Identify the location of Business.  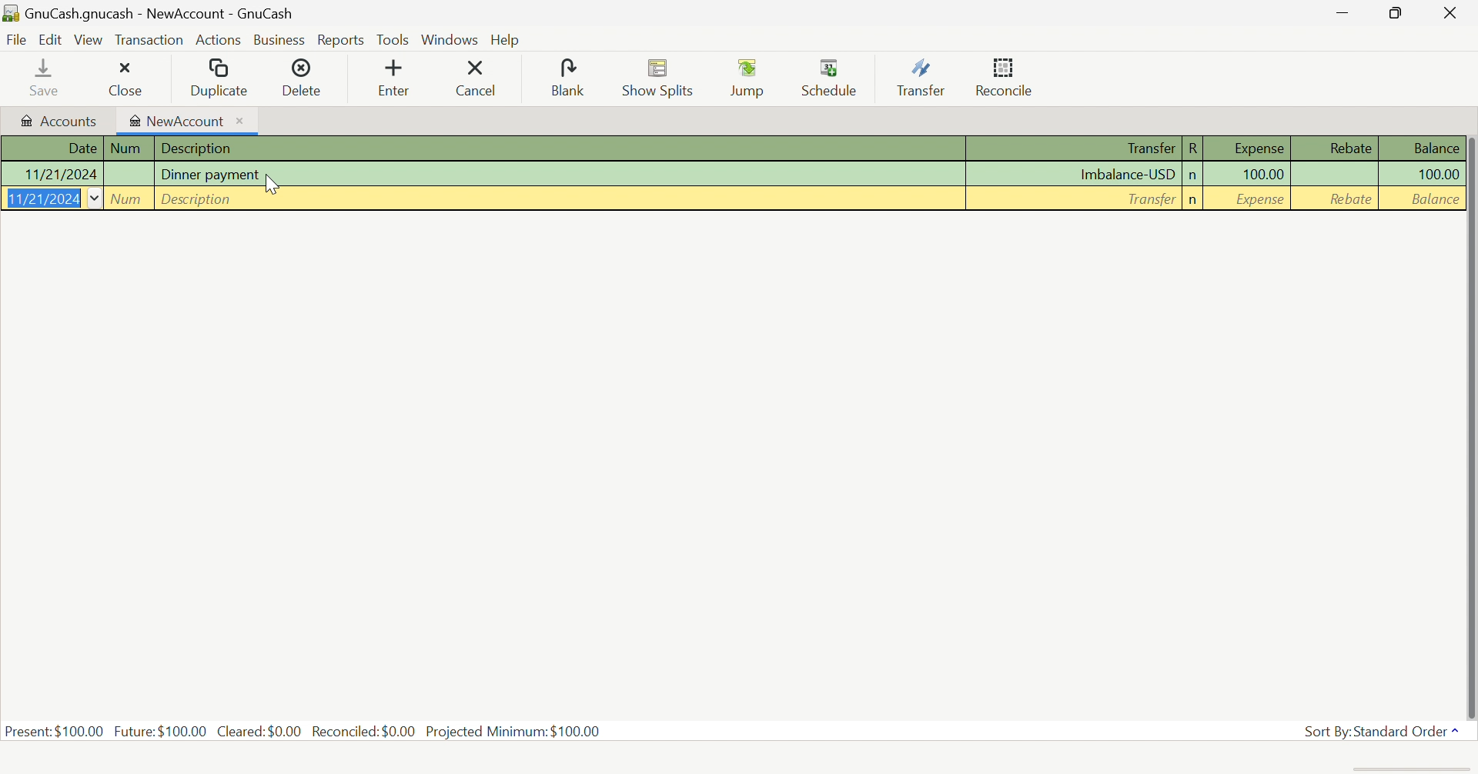
(281, 41).